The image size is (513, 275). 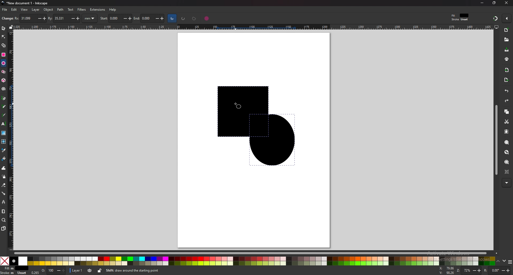 I want to click on new, so click(x=7, y=19).